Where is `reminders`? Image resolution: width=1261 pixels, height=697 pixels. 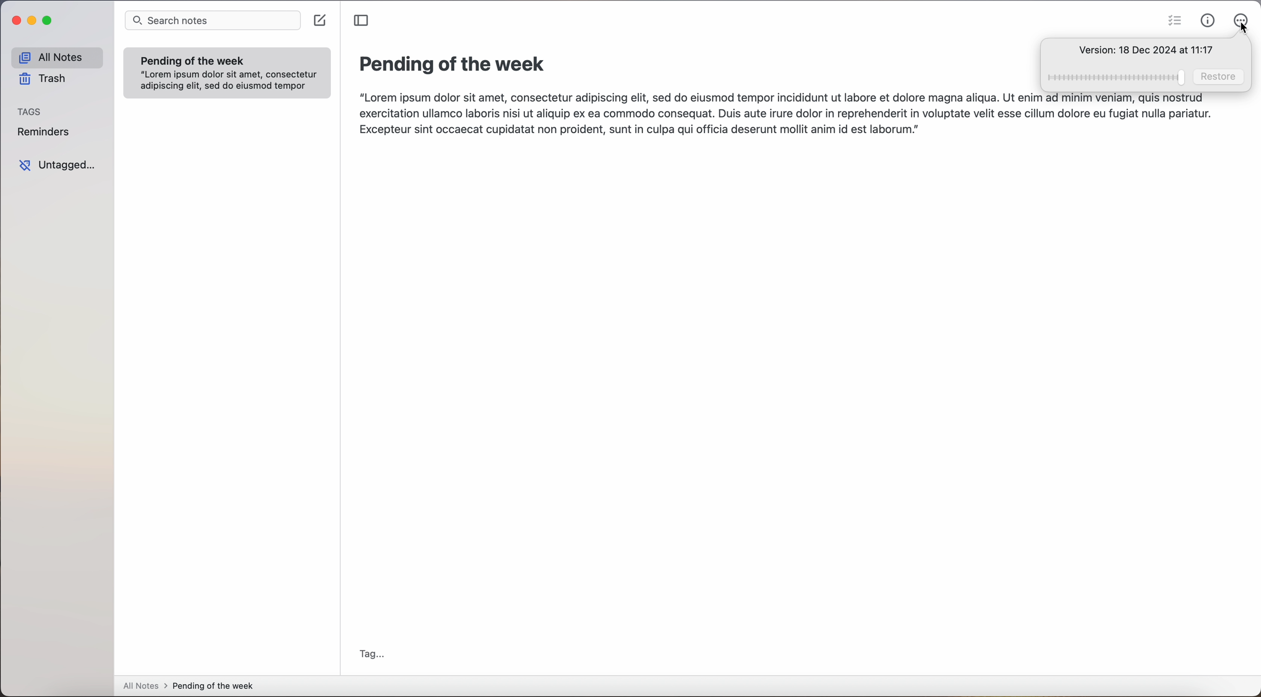
reminders is located at coordinates (46, 133).